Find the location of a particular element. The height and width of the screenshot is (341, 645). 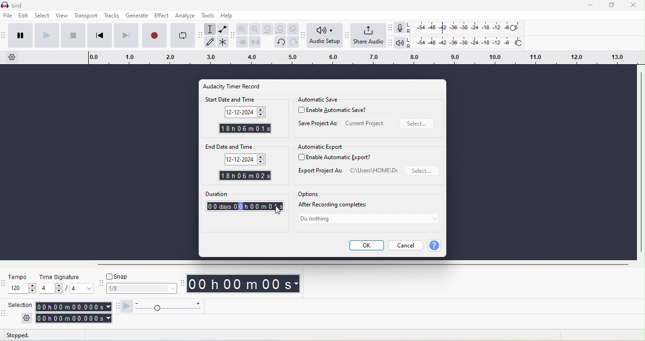

audacity edit toolbar is located at coordinates (233, 35).